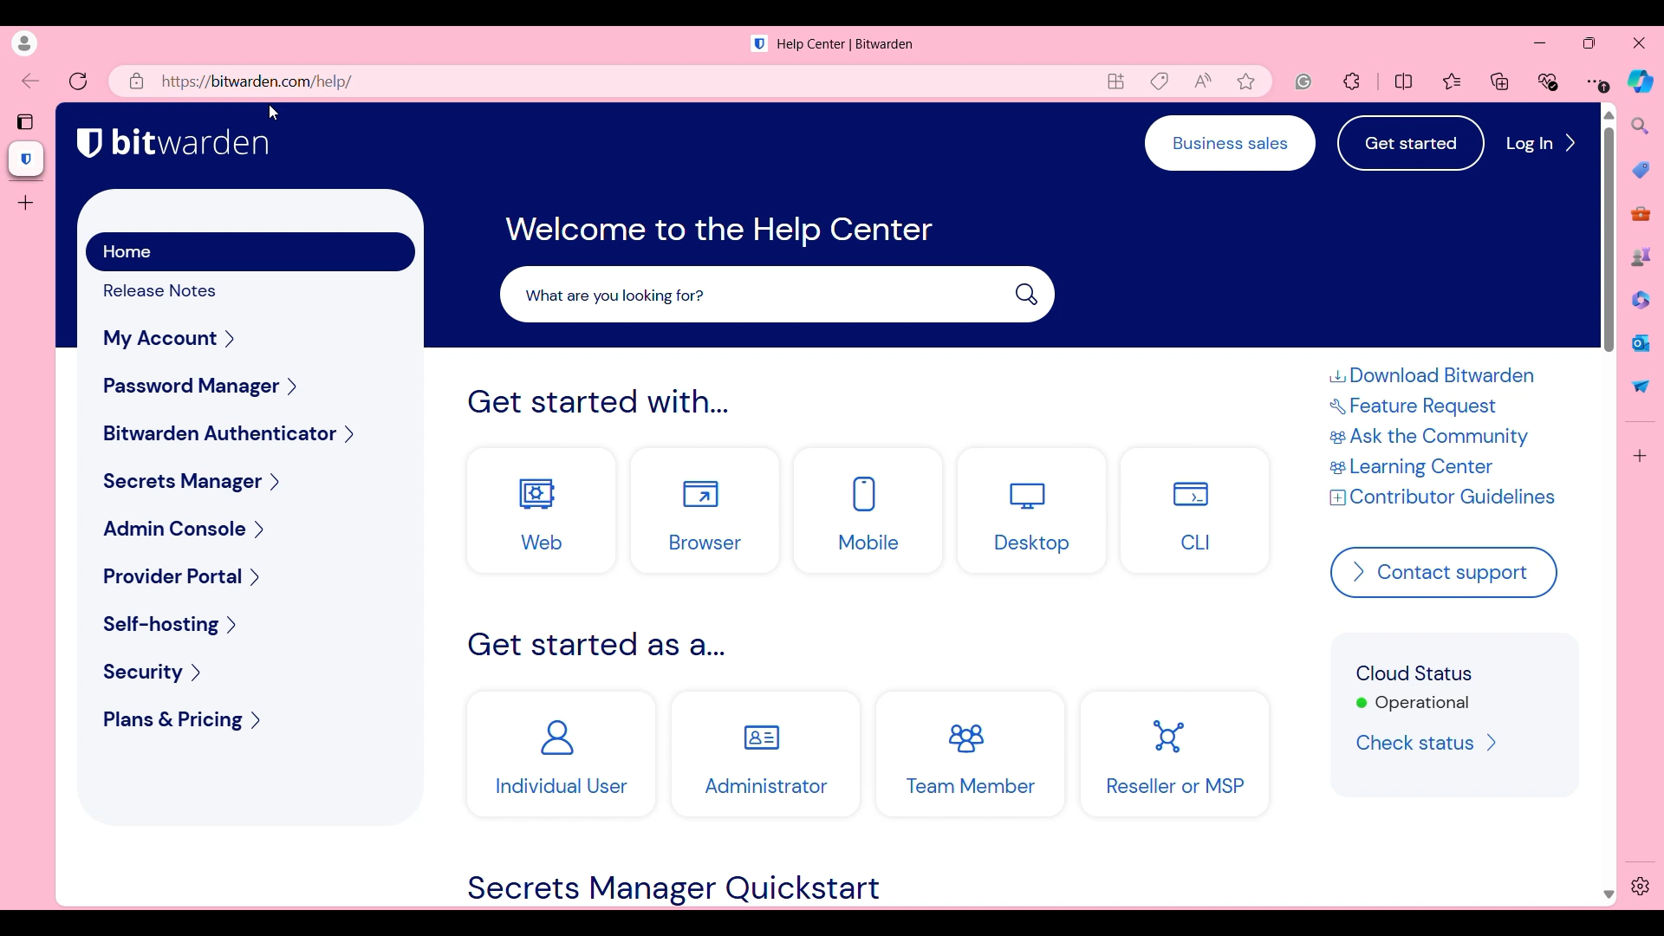 The height and width of the screenshot is (936, 1664). I want to click on Bitwarden authenticator, so click(251, 433).